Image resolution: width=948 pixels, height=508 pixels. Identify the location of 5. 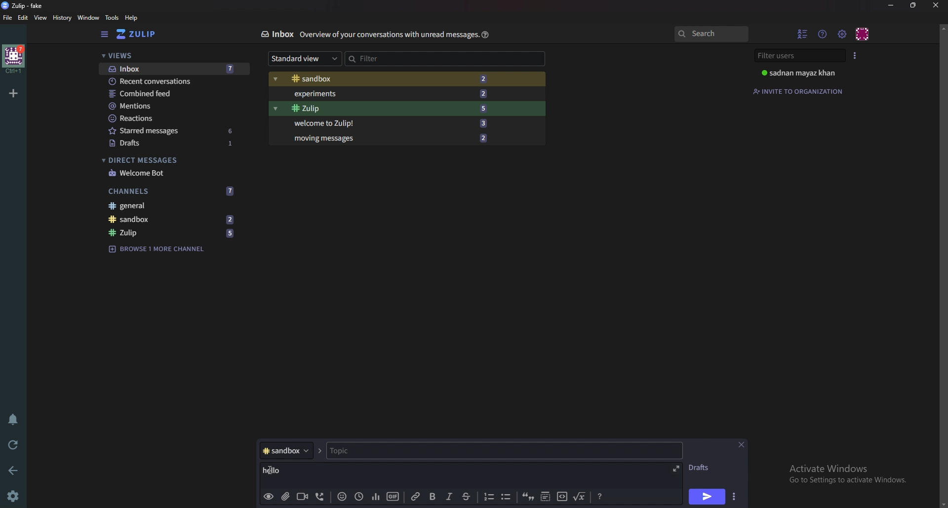
(486, 108).